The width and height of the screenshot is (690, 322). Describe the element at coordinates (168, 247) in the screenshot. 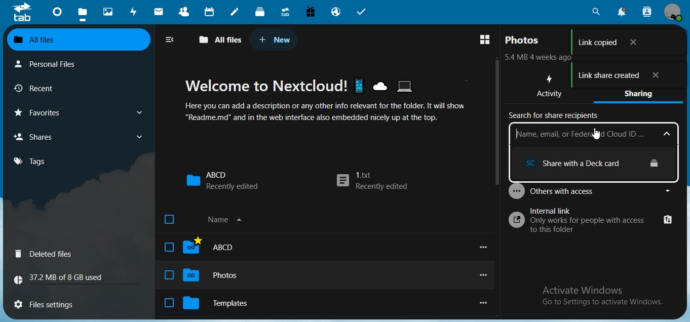

I see `check box` at that location.